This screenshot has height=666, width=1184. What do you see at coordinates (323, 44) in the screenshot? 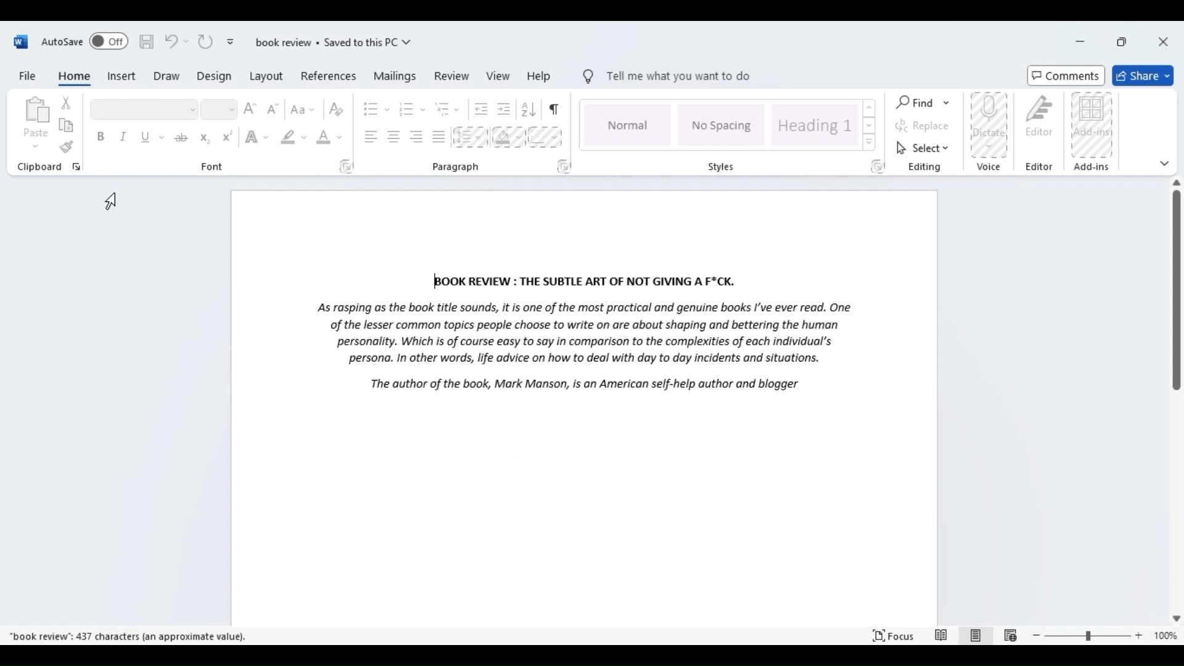
I see `book review + Saved to this PC v` at bounding box center [323, 44].